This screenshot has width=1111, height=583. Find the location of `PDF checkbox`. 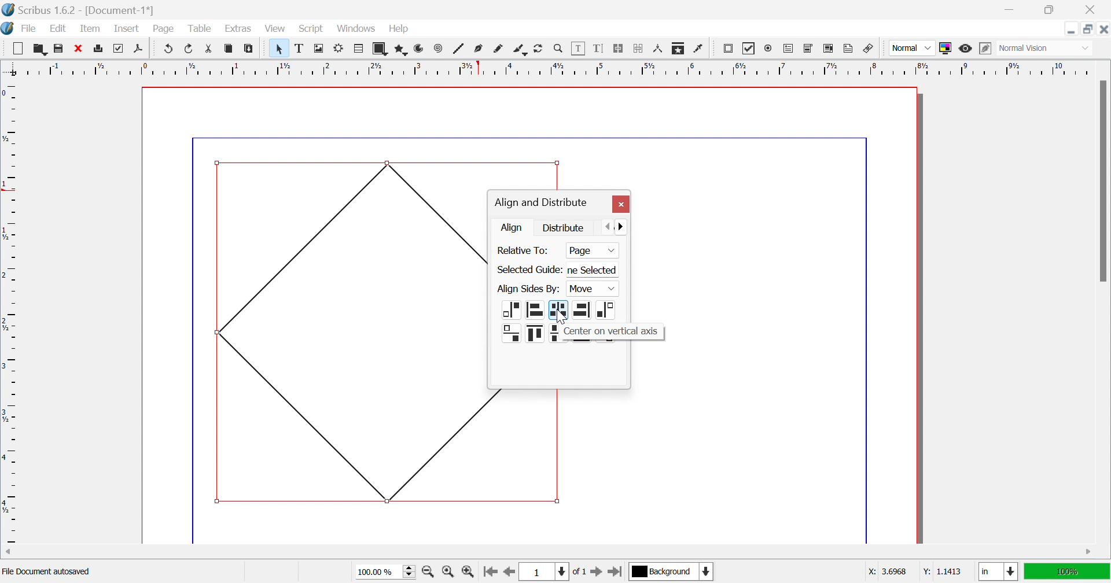

PDF checkbox is located at coordinates (749, 49).